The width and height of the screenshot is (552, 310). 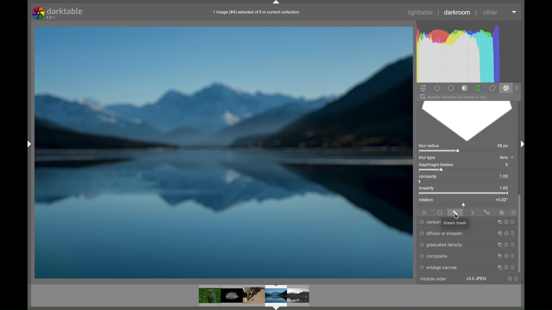 What do you see at coordinates (492, 88) in the screenshot?
I see `correct` at bounding box center [492, 88].